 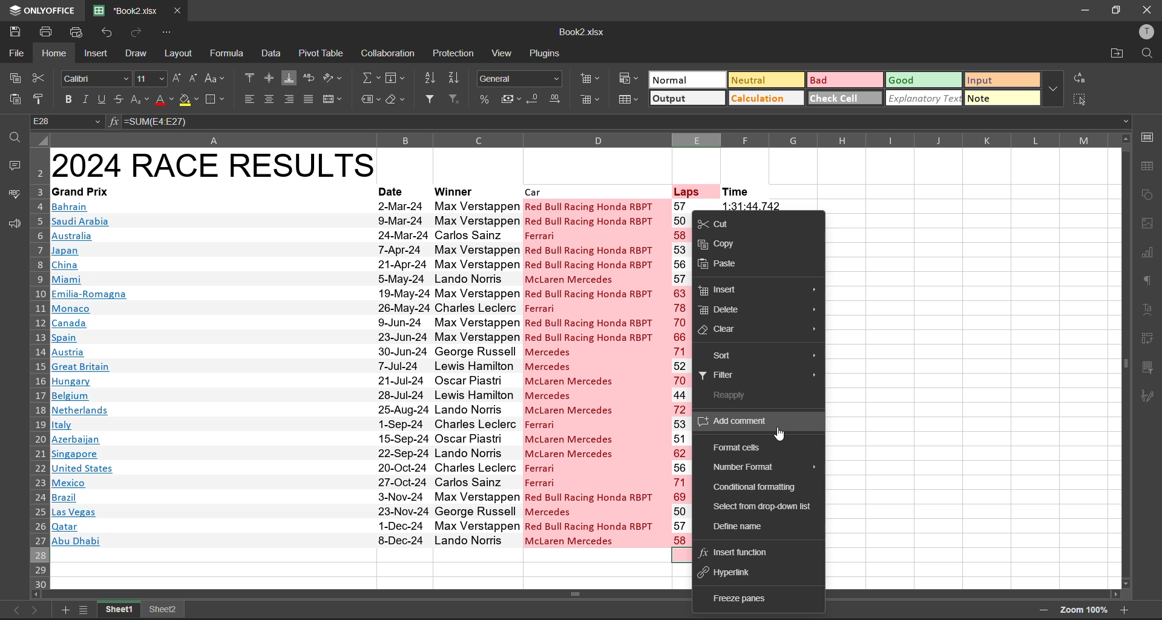 What do you see at coordinates (310, 99) in the screenshot?
I see `justified` at bounding box center [310, 99].